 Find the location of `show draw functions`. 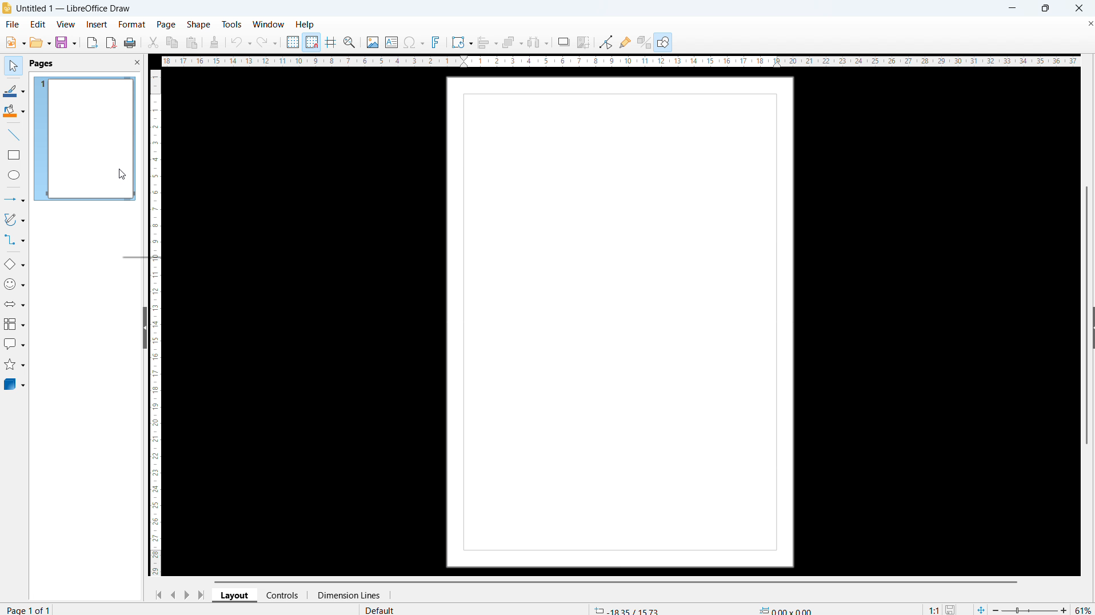

show draw functions is located at coordinates (664, 42).